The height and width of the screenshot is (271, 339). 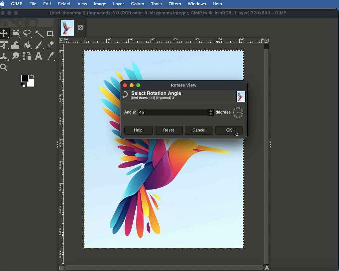 What do you see at coordinates (140, 85) in the screenshot?
I see `Maximize` at bounding box center [140, 85].